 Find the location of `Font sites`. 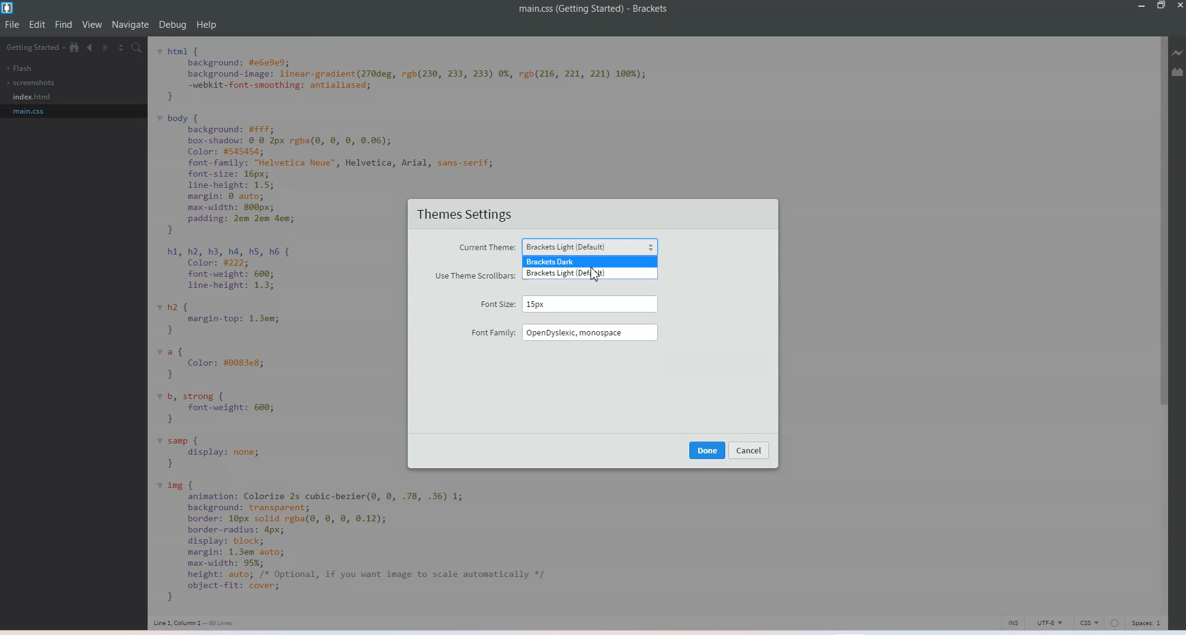

Font sites is located at coordinates (566, 304).